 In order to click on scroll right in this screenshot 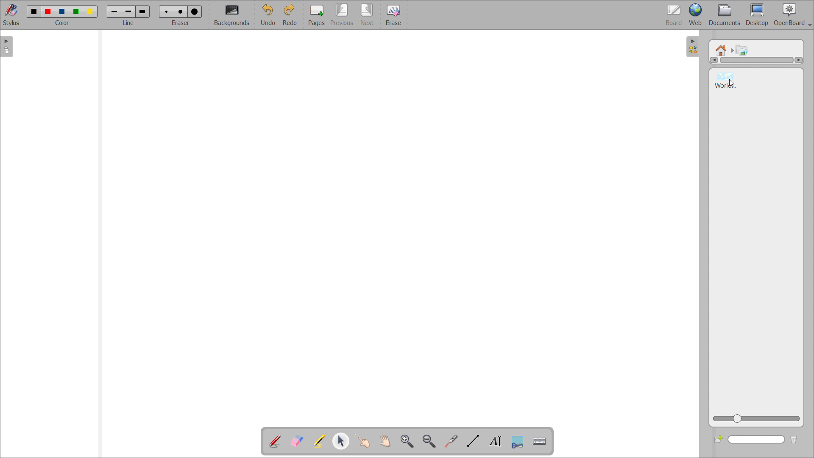, I will do `click(800, 60)`.